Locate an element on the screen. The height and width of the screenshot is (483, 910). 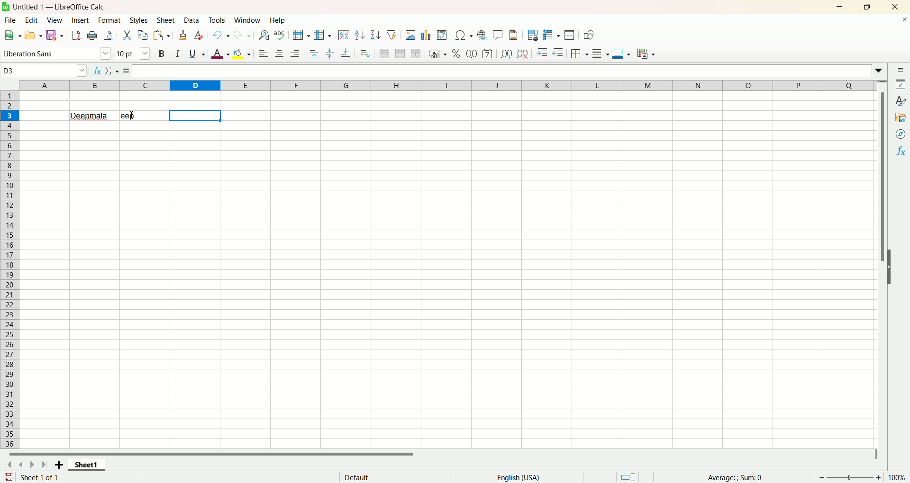
Border style is located at coordinates (600, 54).